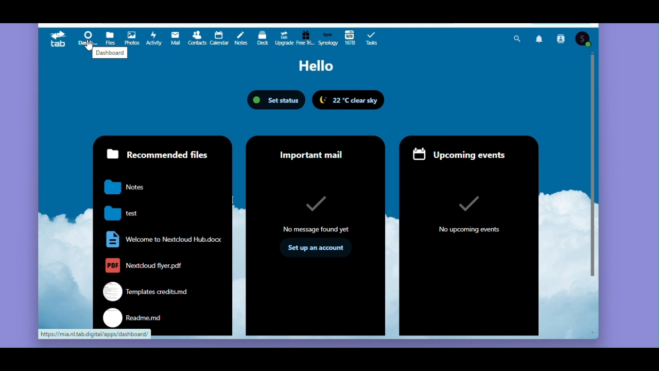 The height and width of the screenshot is (371, 659). What do you see at coordinates (350, 99) in the screenshot?
I see `22 degree Celsius clear Sky` at bounding box center [350, 99].